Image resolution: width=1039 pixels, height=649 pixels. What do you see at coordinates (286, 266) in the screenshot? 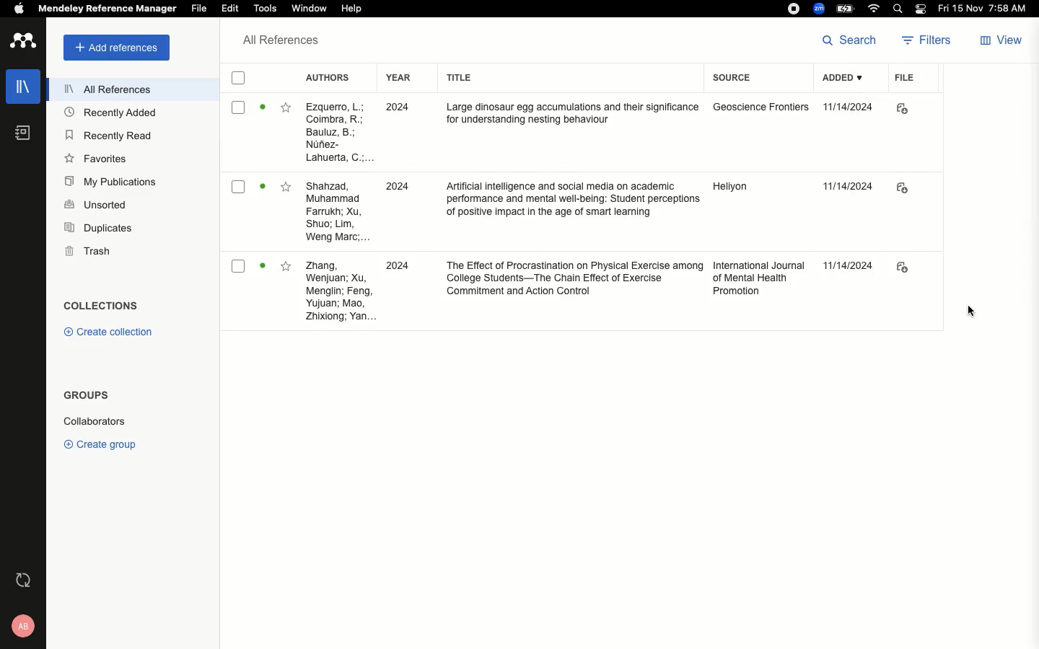
I see `Favorites` at bounding box center [286, 266].